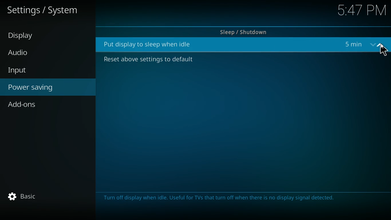 This screenshot has width=391, height=220. Describe the element at coordinates (243, 30) in the screenshot. I see `sleep / shutdown` at that location.